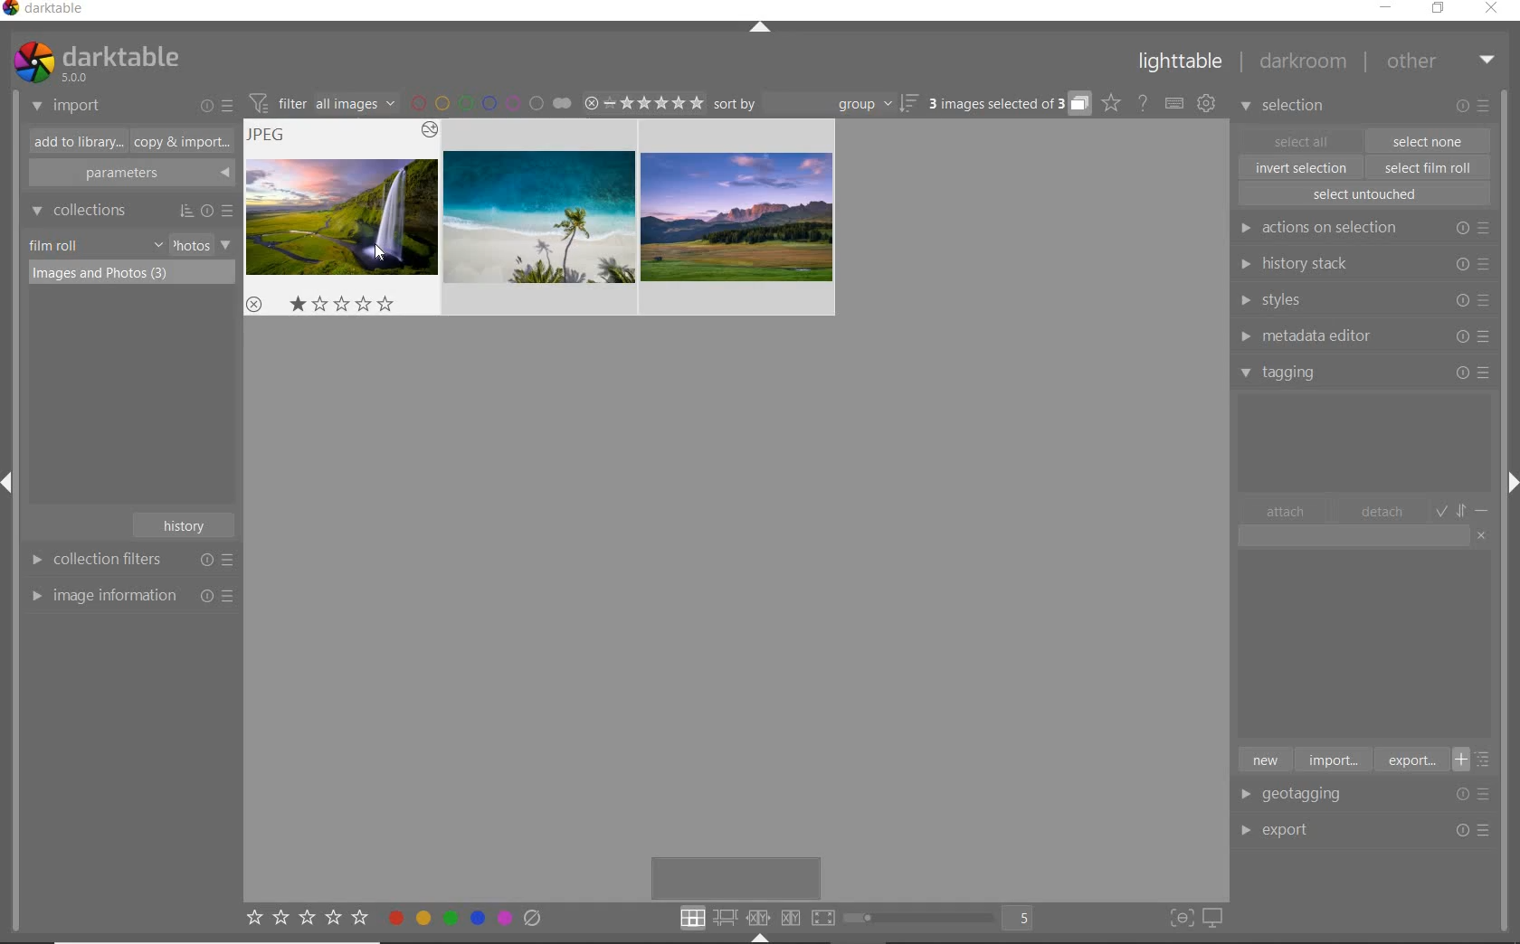  What do you see at coordinates (1428, 140) in the screenshot?
I see `select one` at bounding box center [1428, 140].